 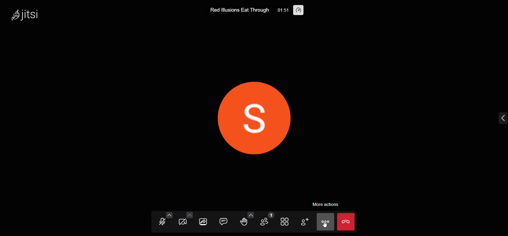 What do you see at coordinates (346, 222) in the screenshot?
I see `end call` at bounding box center [346, 222].